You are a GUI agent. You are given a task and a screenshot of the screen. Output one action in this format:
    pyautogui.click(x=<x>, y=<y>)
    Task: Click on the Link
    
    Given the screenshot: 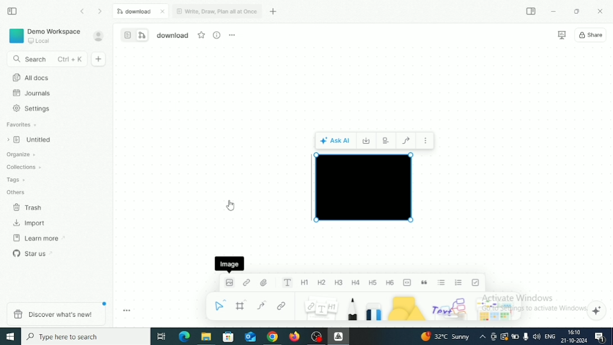 What is the action you would take?
    pyautogui.click(x=282, y=307)
    